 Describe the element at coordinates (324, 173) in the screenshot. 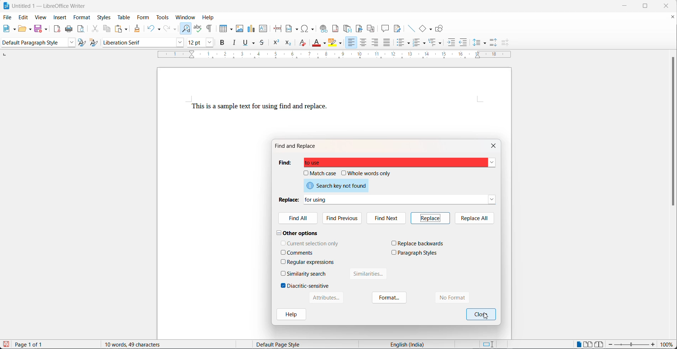

I see `match case` at that location.